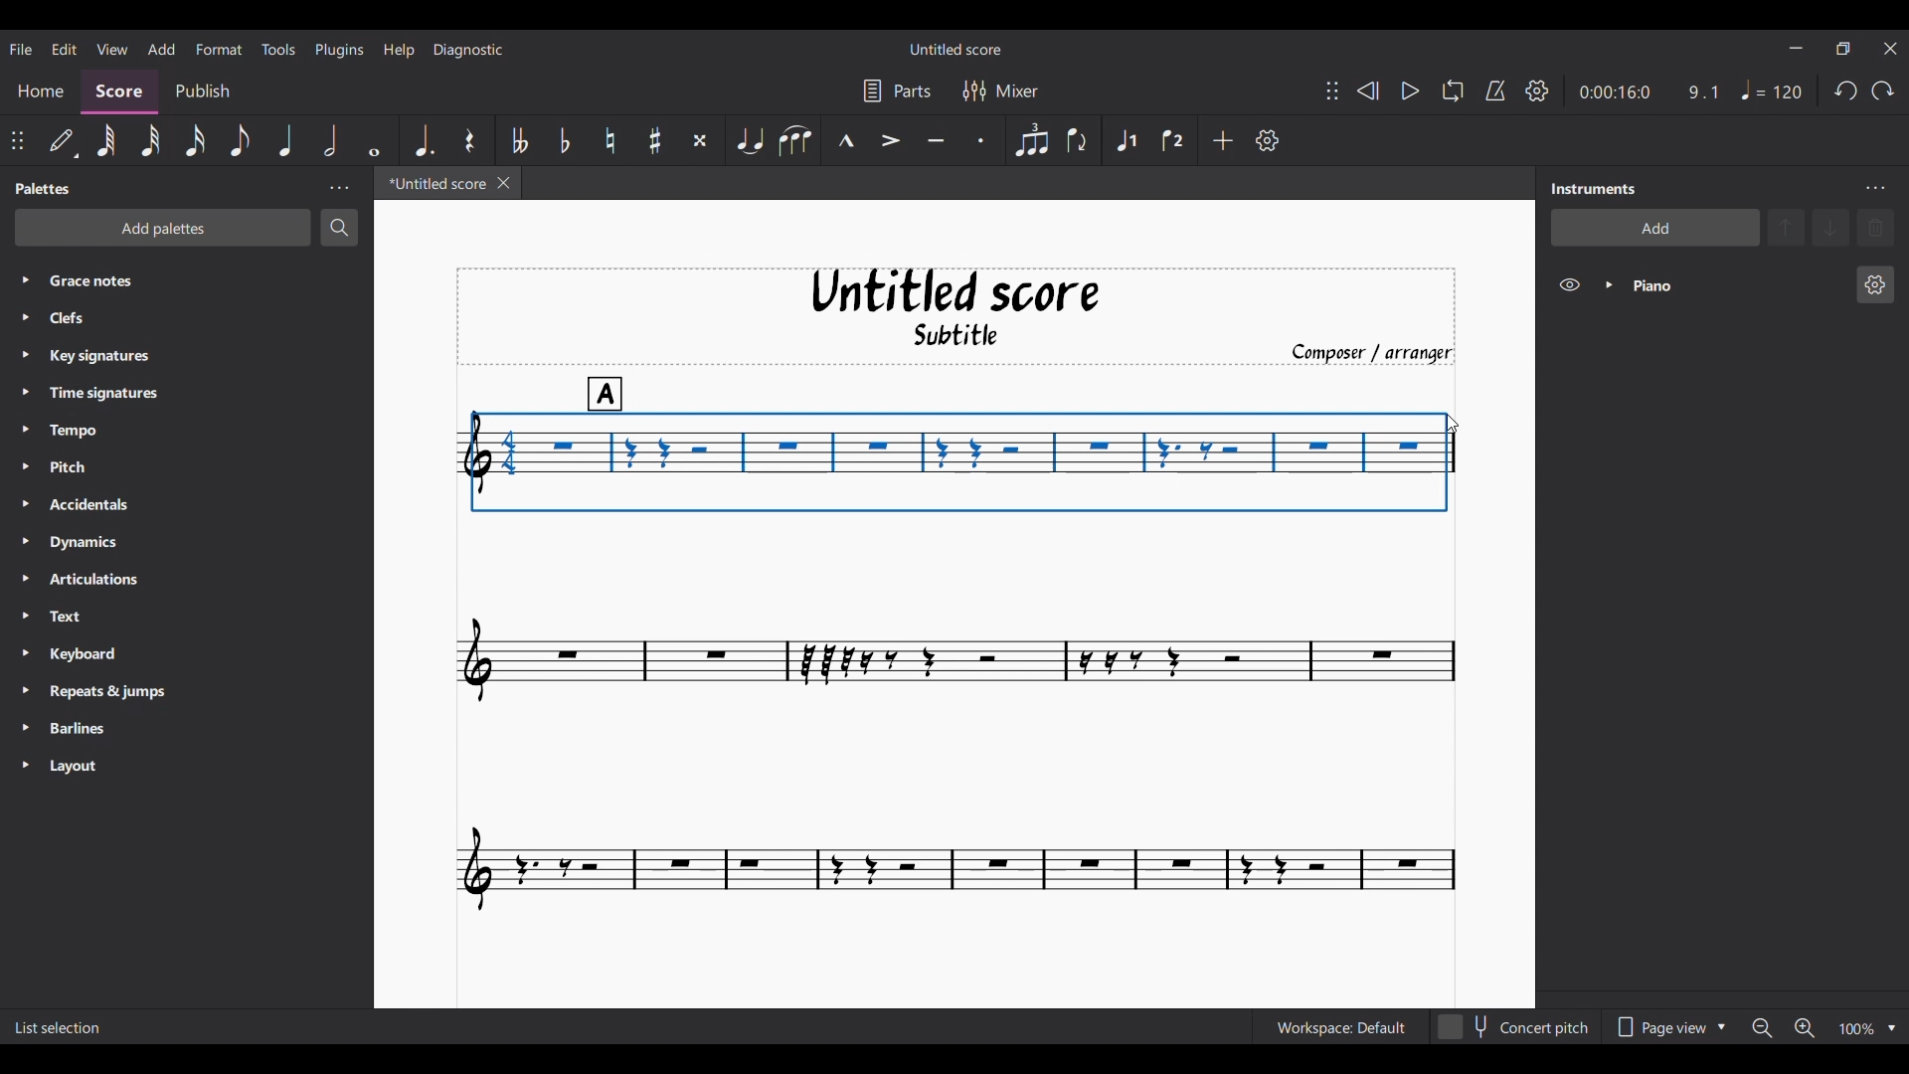 The image size is (1909, 1074). Describe the element at coordinates (278, 50) in the screenshot. I see `Tools menu` at that location.